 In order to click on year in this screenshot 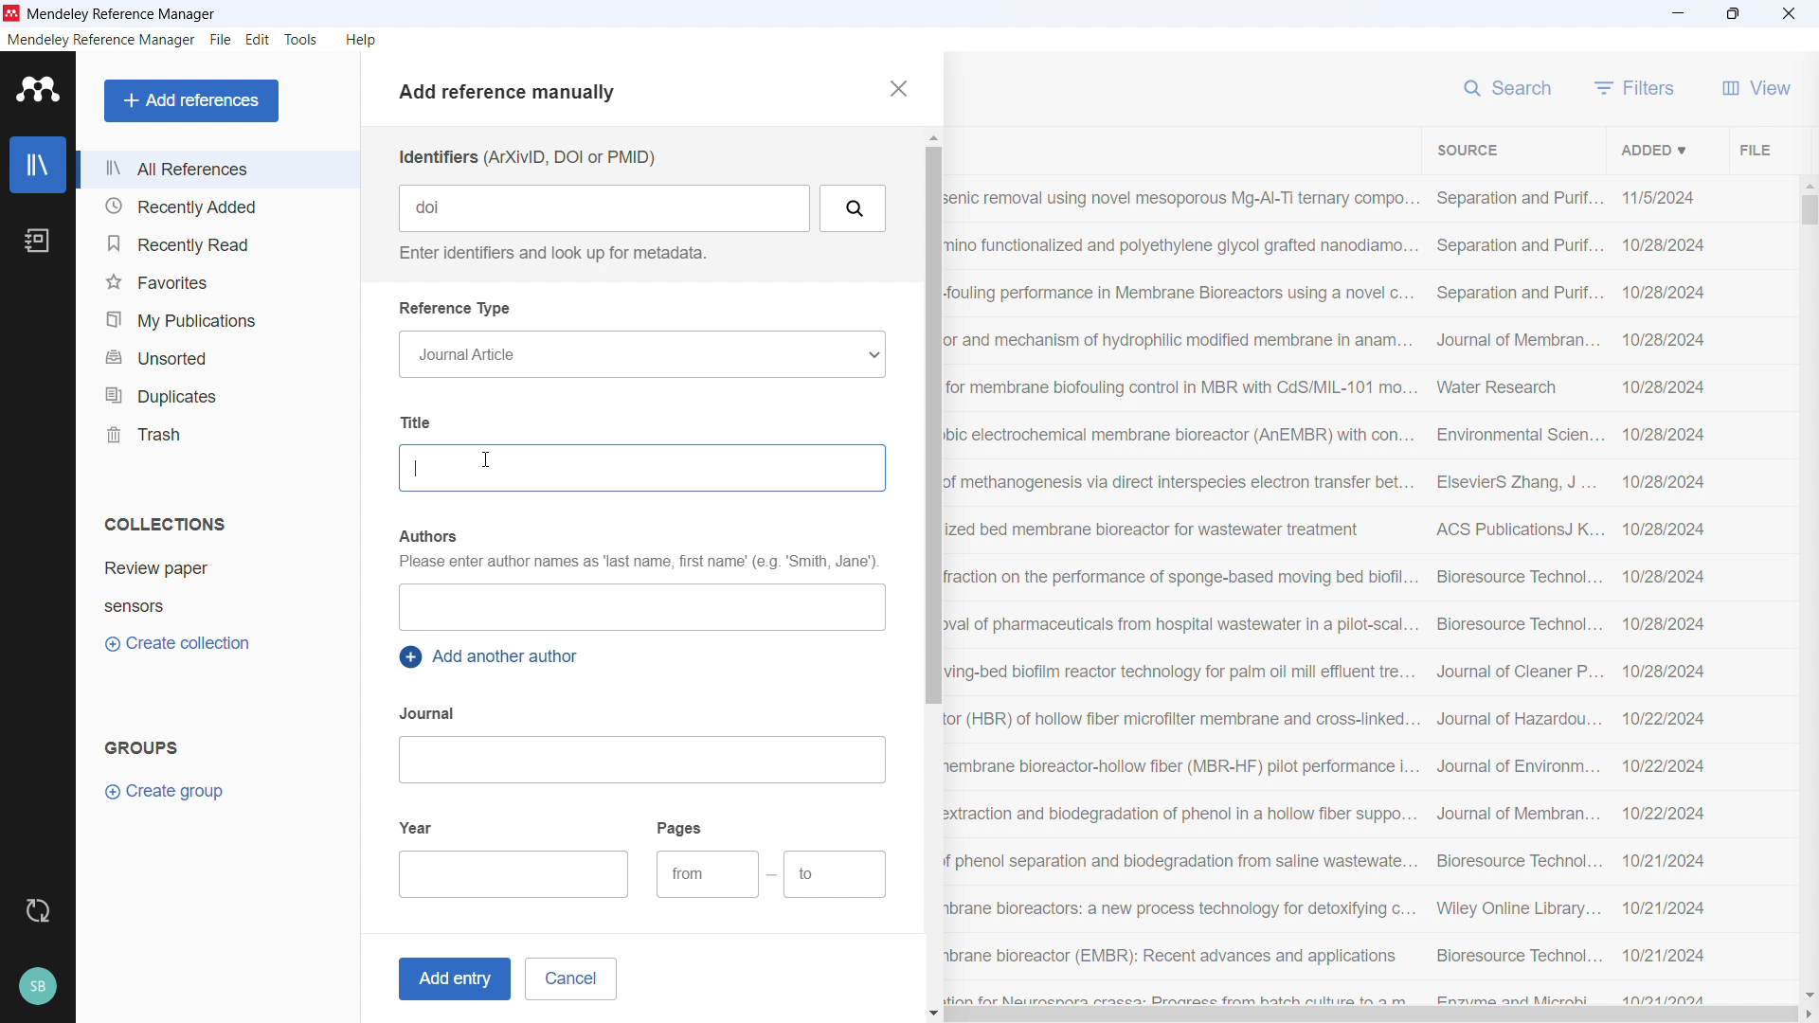, I will do `click(417, 826)`.